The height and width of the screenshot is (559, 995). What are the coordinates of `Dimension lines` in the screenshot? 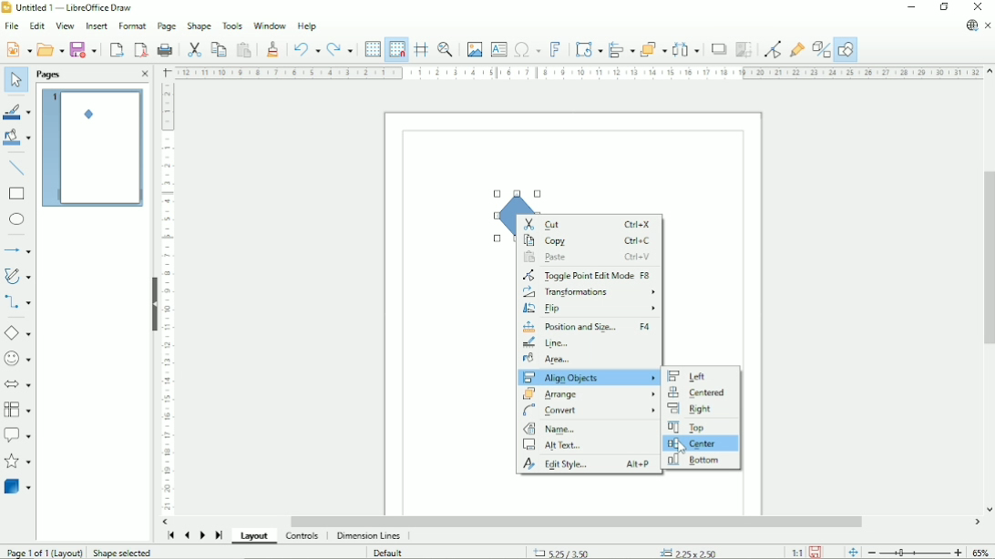 It's located at (370, 536).